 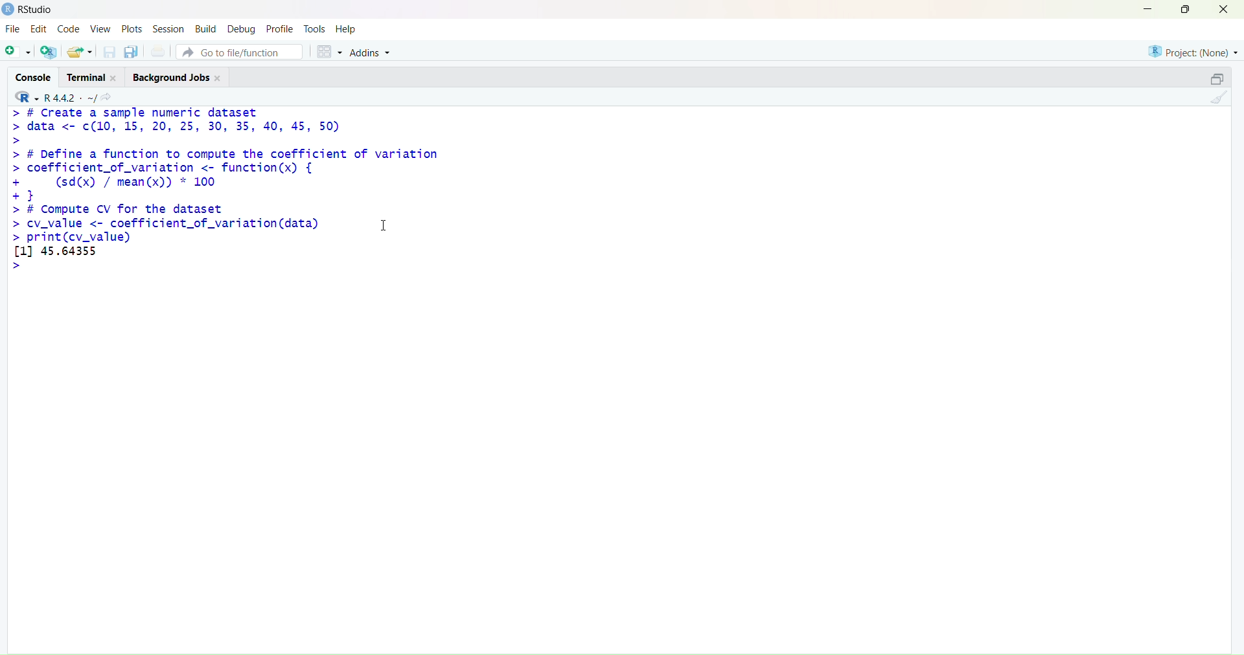 I want to click on code, so click(x=69, y=29).